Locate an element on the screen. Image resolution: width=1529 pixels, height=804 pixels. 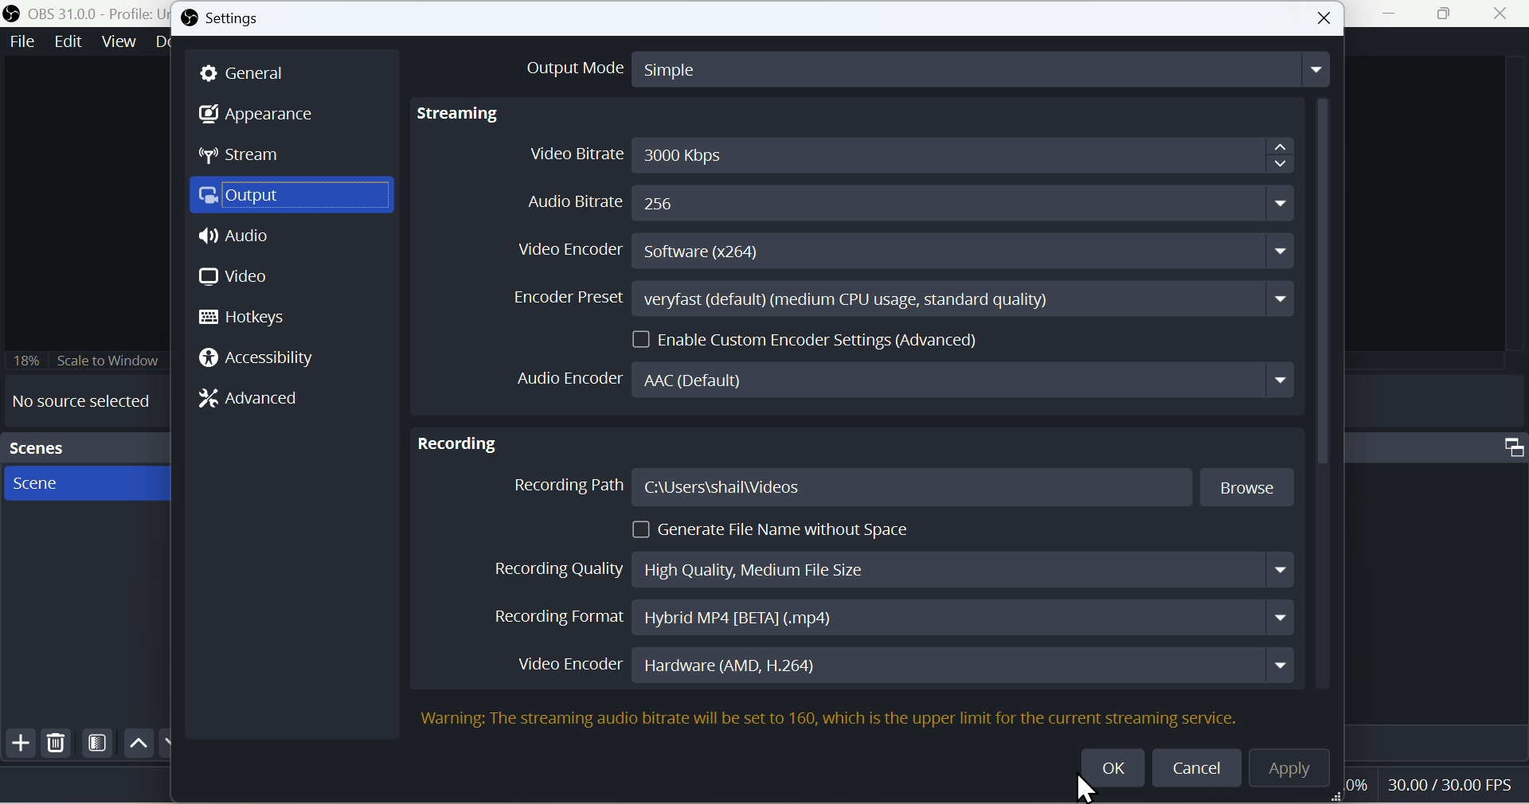
Recording is located at coordinates (458, 439).